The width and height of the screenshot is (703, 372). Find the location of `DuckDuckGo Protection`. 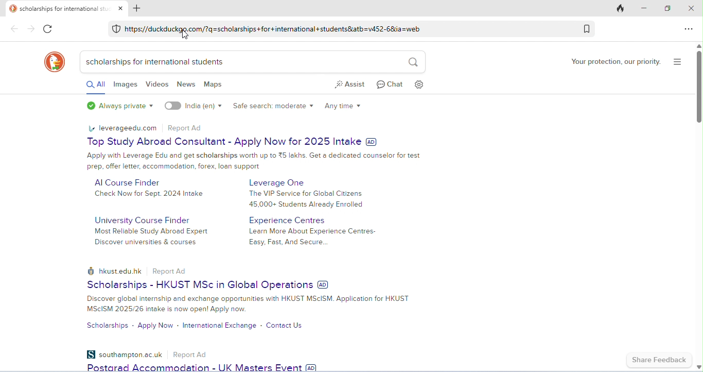

DuckDuckGo Protection is located at coordinates (115, 28).